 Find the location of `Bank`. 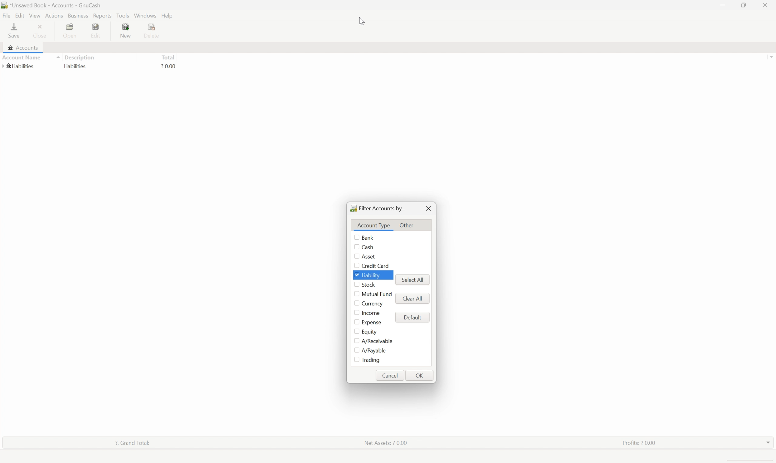

Bank is located at coordinates (368, 237).